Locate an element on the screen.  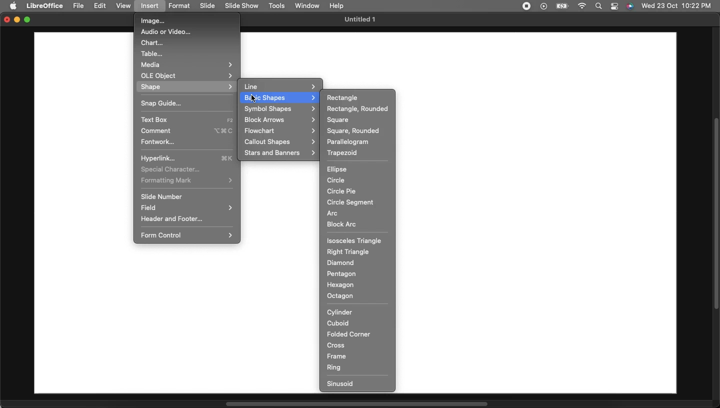
Arc is located at coordinates (332, 213).